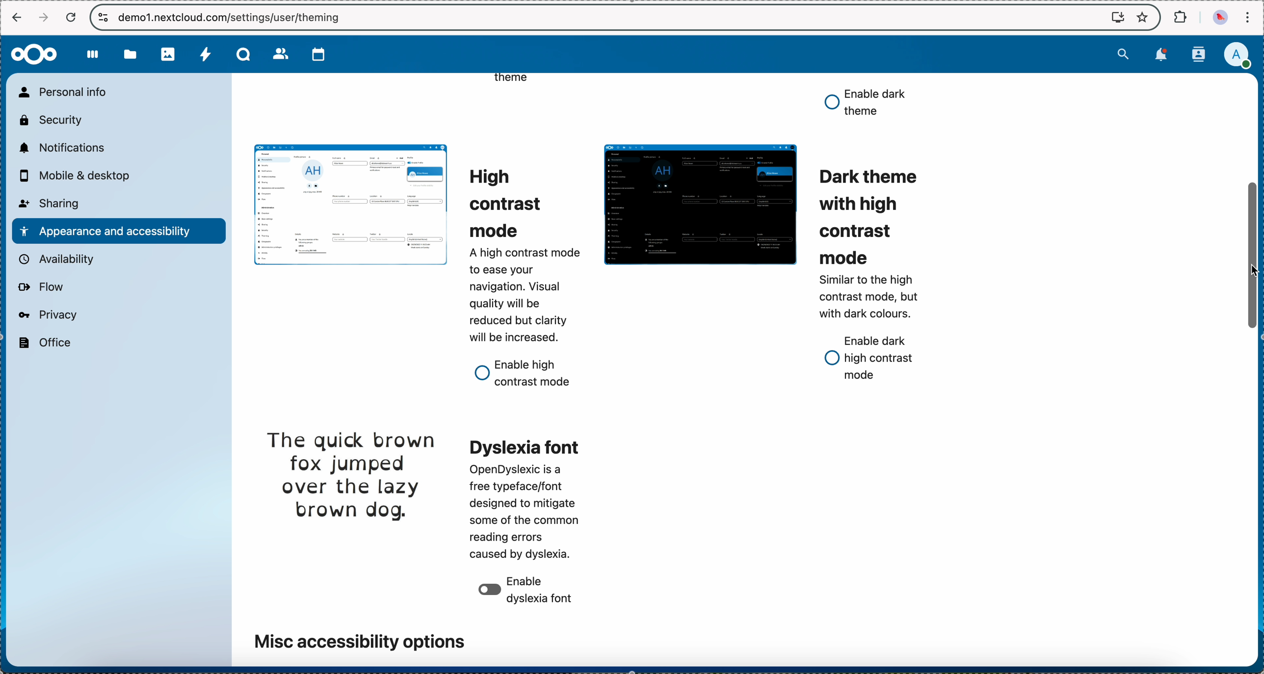 The image size is (1264, 674). What do you see at coordinates (530, 497) in the screenshot?
I see `dyslexia font theme` at bounding box center [530, 497].